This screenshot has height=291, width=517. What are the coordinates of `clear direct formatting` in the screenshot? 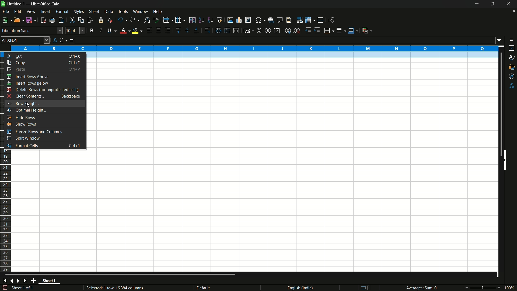 It's located at (109, 20).